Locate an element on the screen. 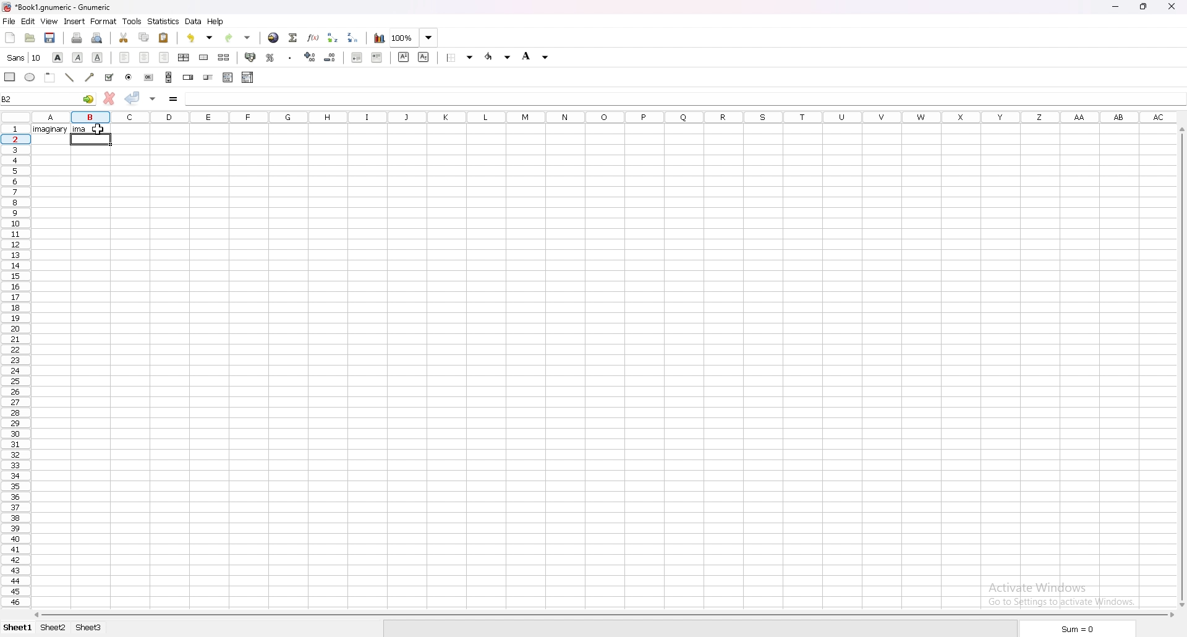 The image size is (1187, 637). thousands separator is located at coordinates (290, 57).